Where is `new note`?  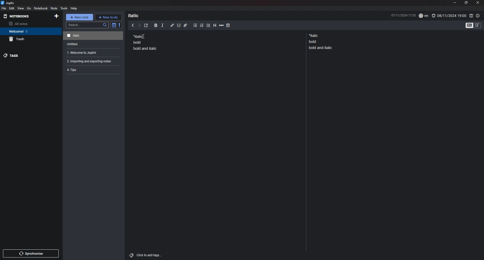 new note is located at coordinates (79, 17).